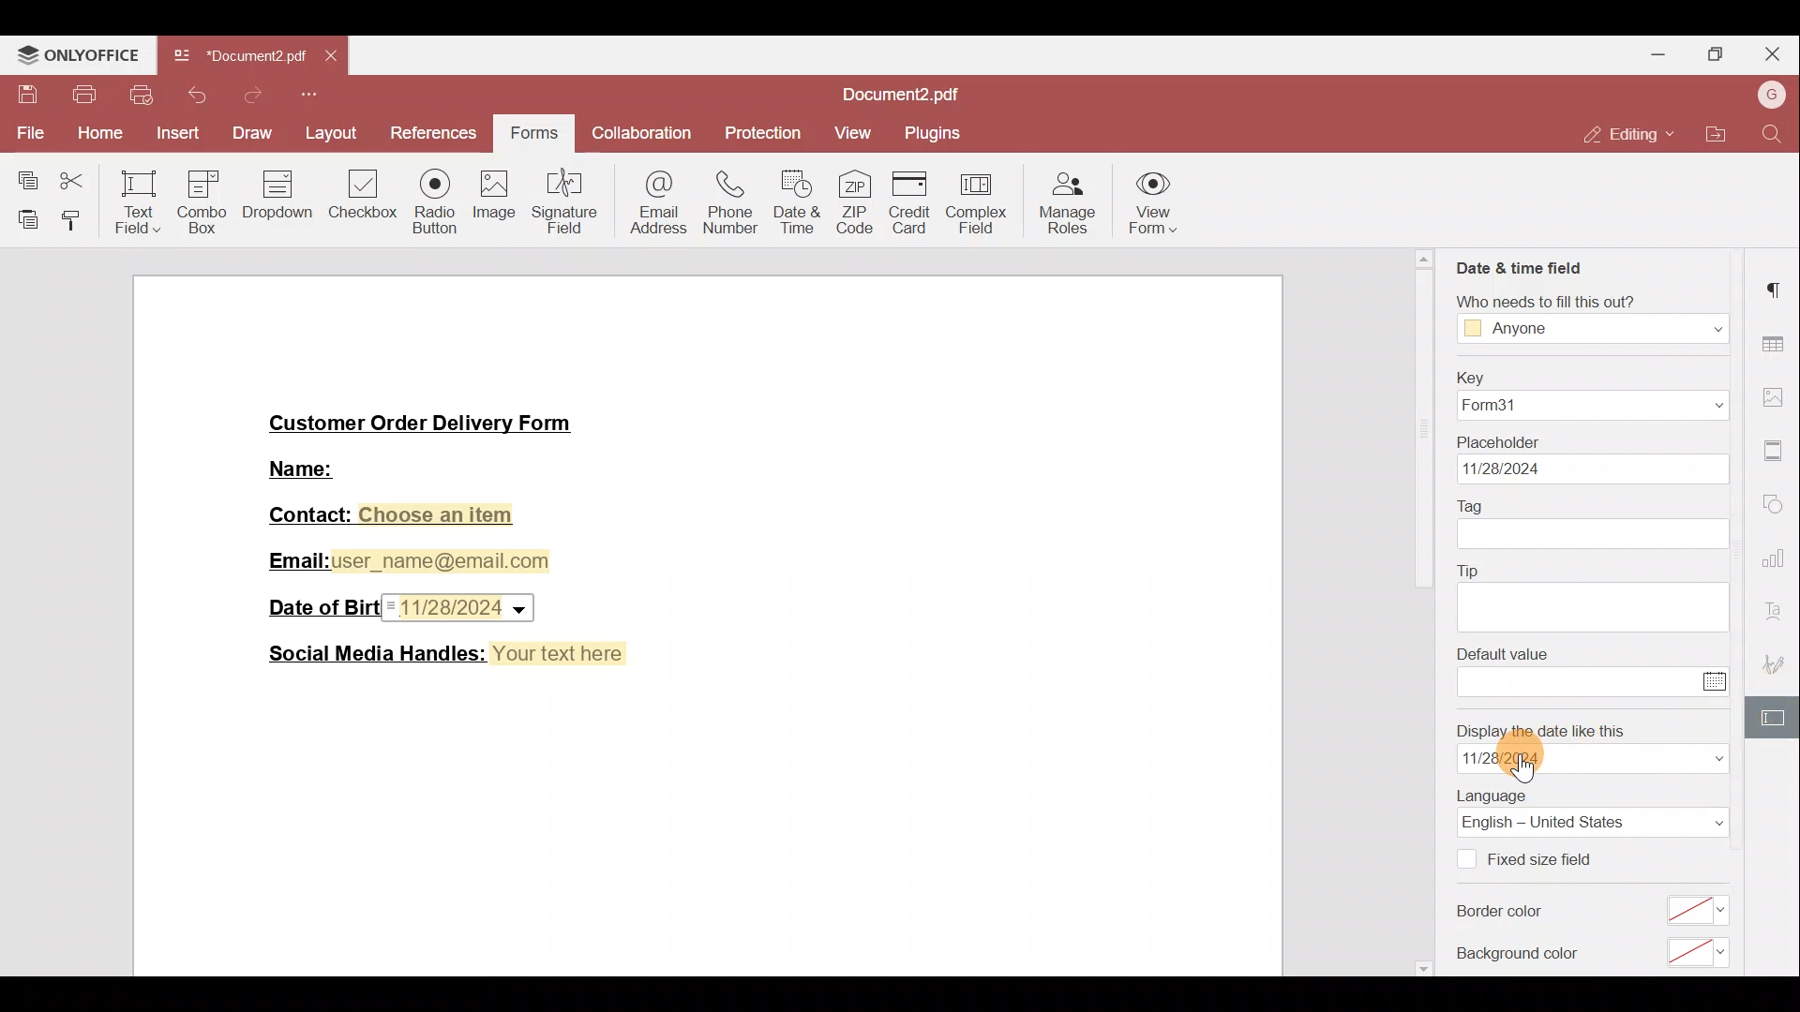 Image resolution: width=1800 pixels, height=1012 pixels. Describe the element at coordinates (95, 135) in the screenshot. I see `Home` at that location.